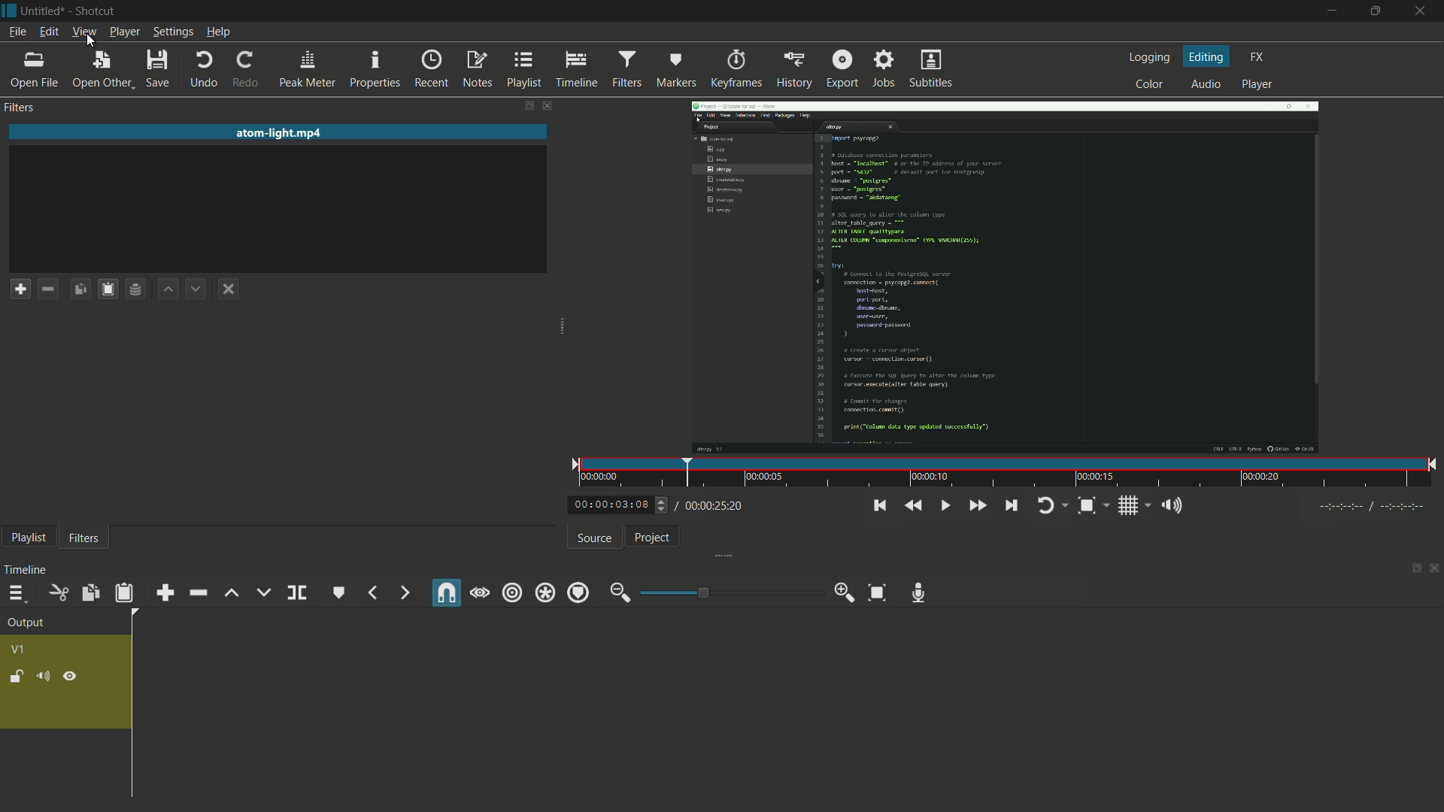  Describe the element at coordinates (656, 538) in the screenshot. I see `project` at that location.